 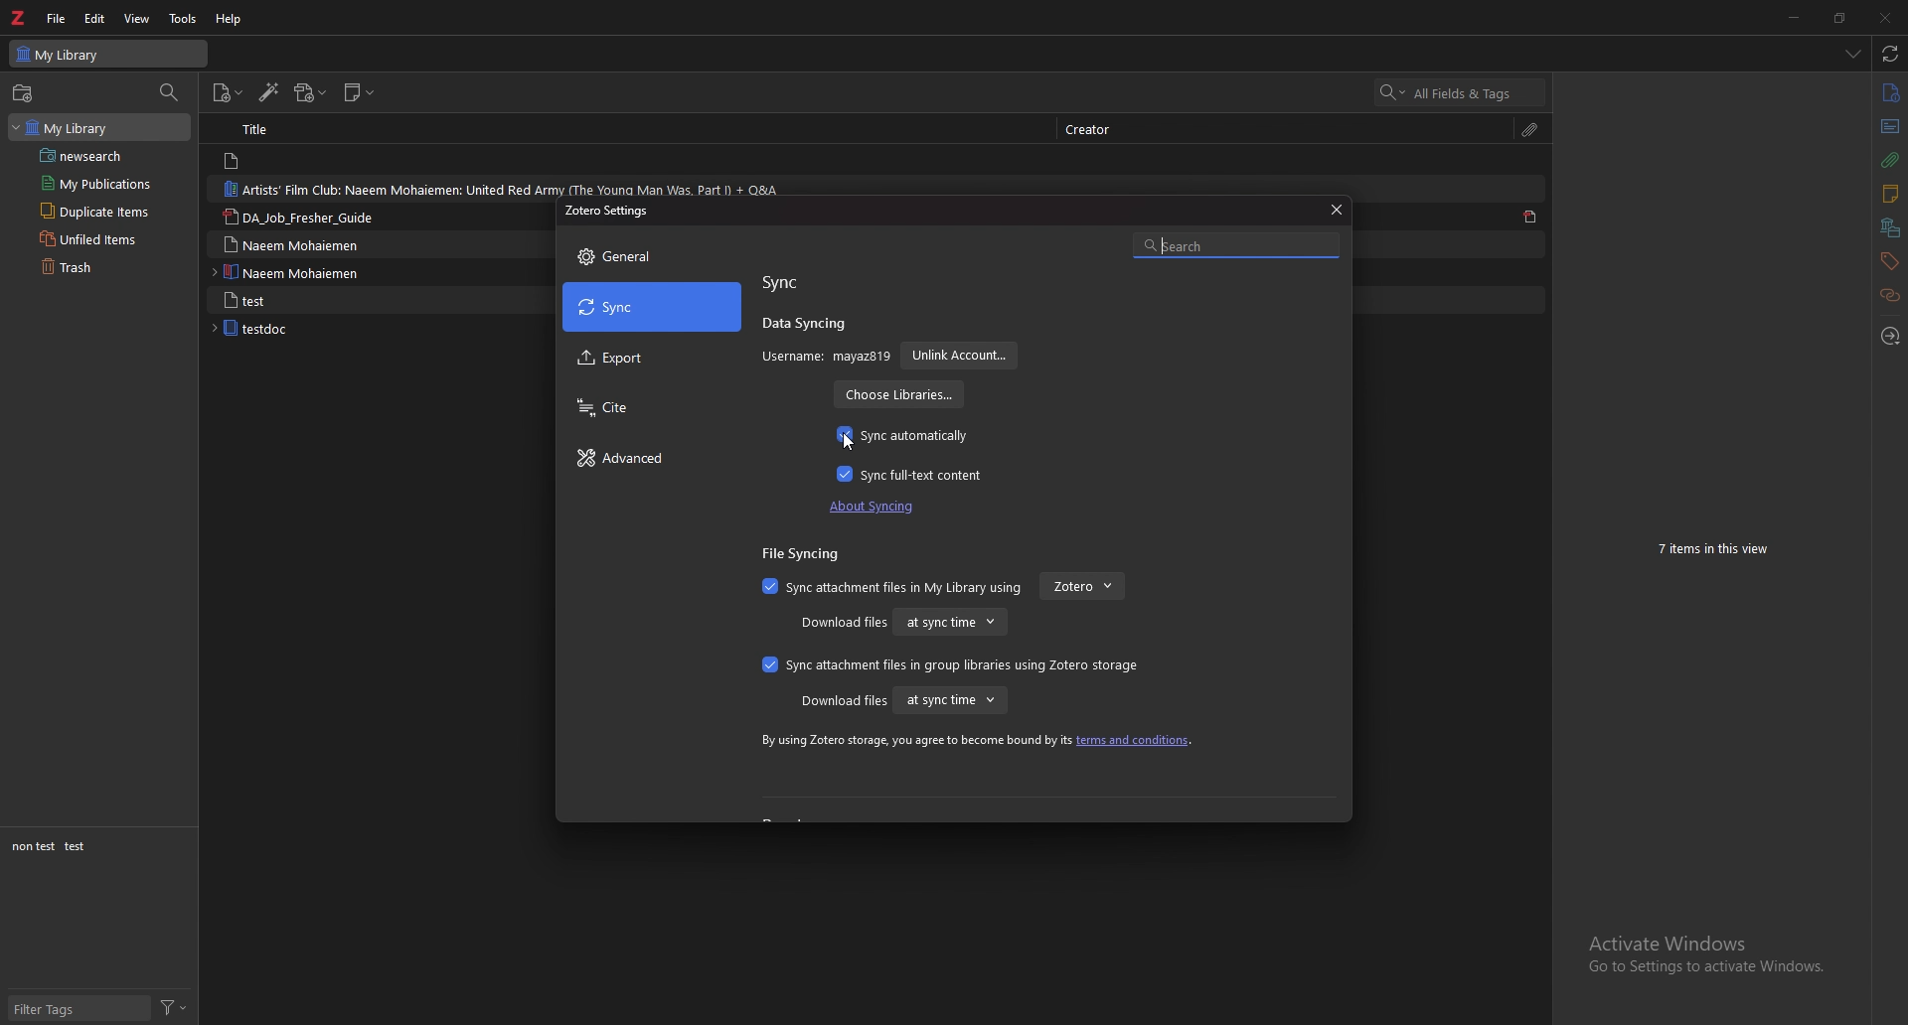 I want to click on filter tags, so click(x=80, y=1010).